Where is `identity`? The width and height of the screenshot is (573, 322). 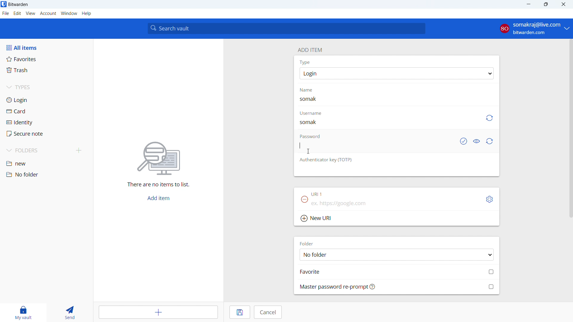 identity is located at coordinates (46, 123).